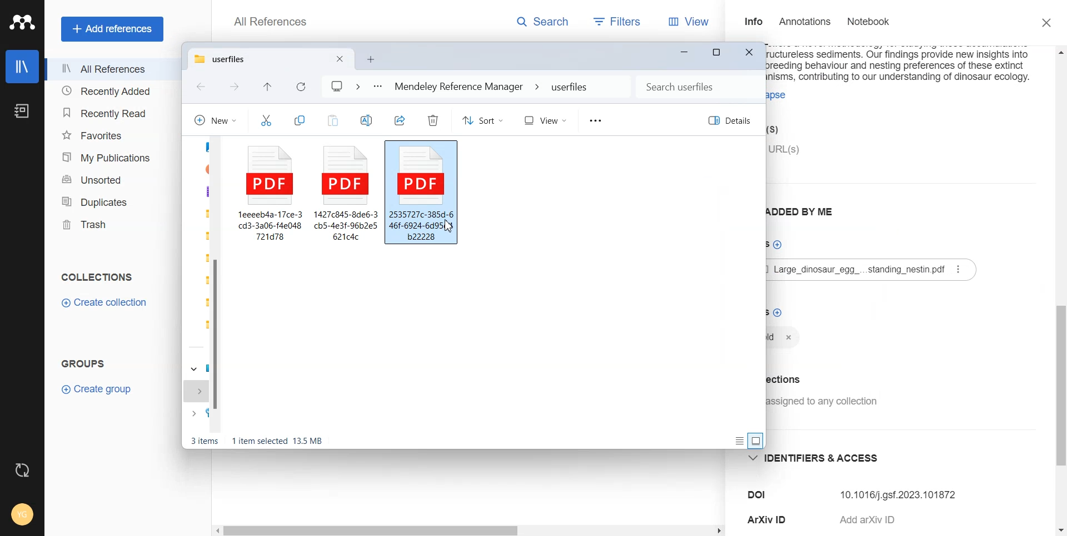  Describe the element at coordinates (113, 69) in the screenshot. I see `All References` at that location.